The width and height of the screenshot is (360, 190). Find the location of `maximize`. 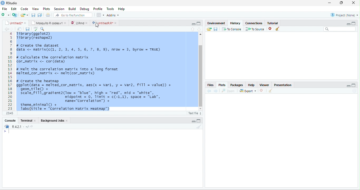

maximize is located at coordinates (342, 3).